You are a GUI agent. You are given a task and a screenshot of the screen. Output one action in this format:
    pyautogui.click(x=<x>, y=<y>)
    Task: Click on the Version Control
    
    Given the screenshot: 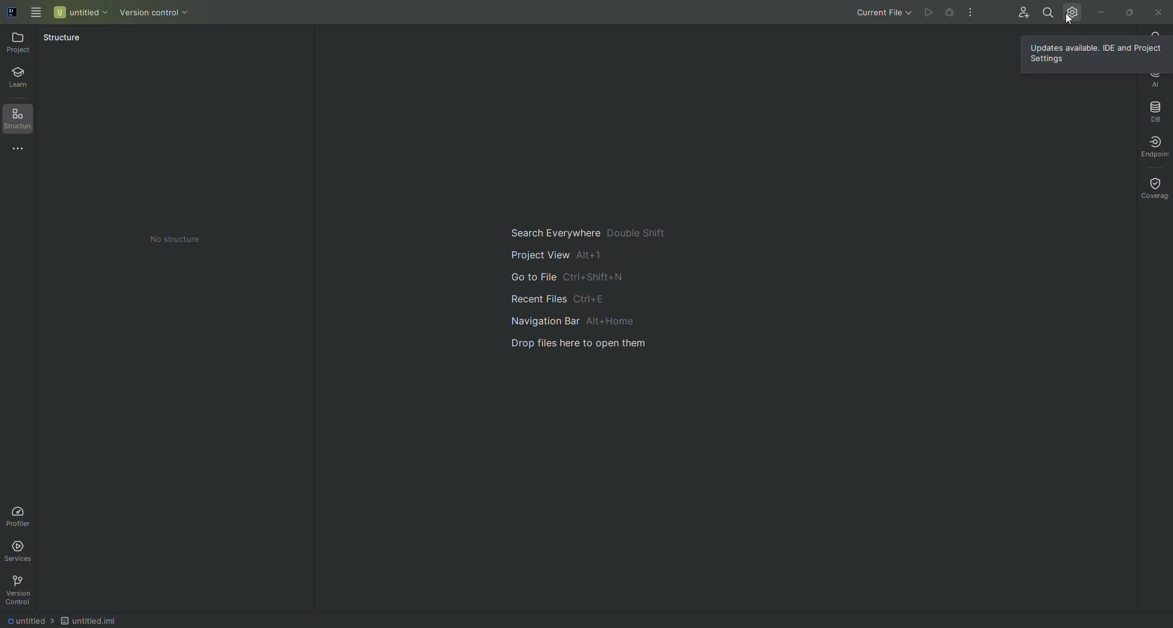 What is the action you would take?
    pyautogui.click(x=164, y=13)
    